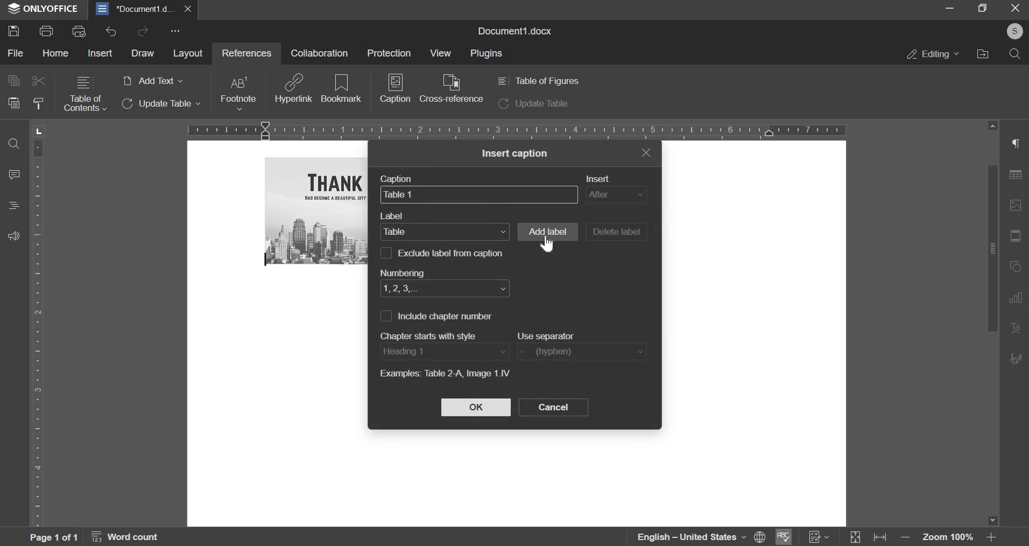 The height and width of the screenshot is (546, 1029). What do you see at coordinates (79, 31) in the screenshot?
I see `print preview` at bounding box center [79, 31].